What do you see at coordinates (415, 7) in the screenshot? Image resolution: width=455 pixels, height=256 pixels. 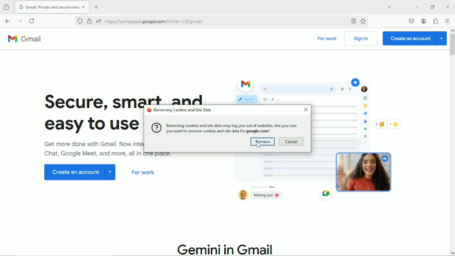 I see `Minimize` at bounding box center [415, 7].